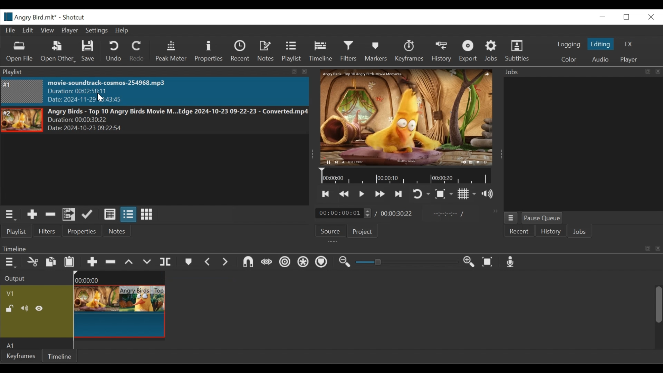 The height and width of the screenshot is (373, 663). I want to click on 00:00:30:22(Total Duration), so click(395, 213).